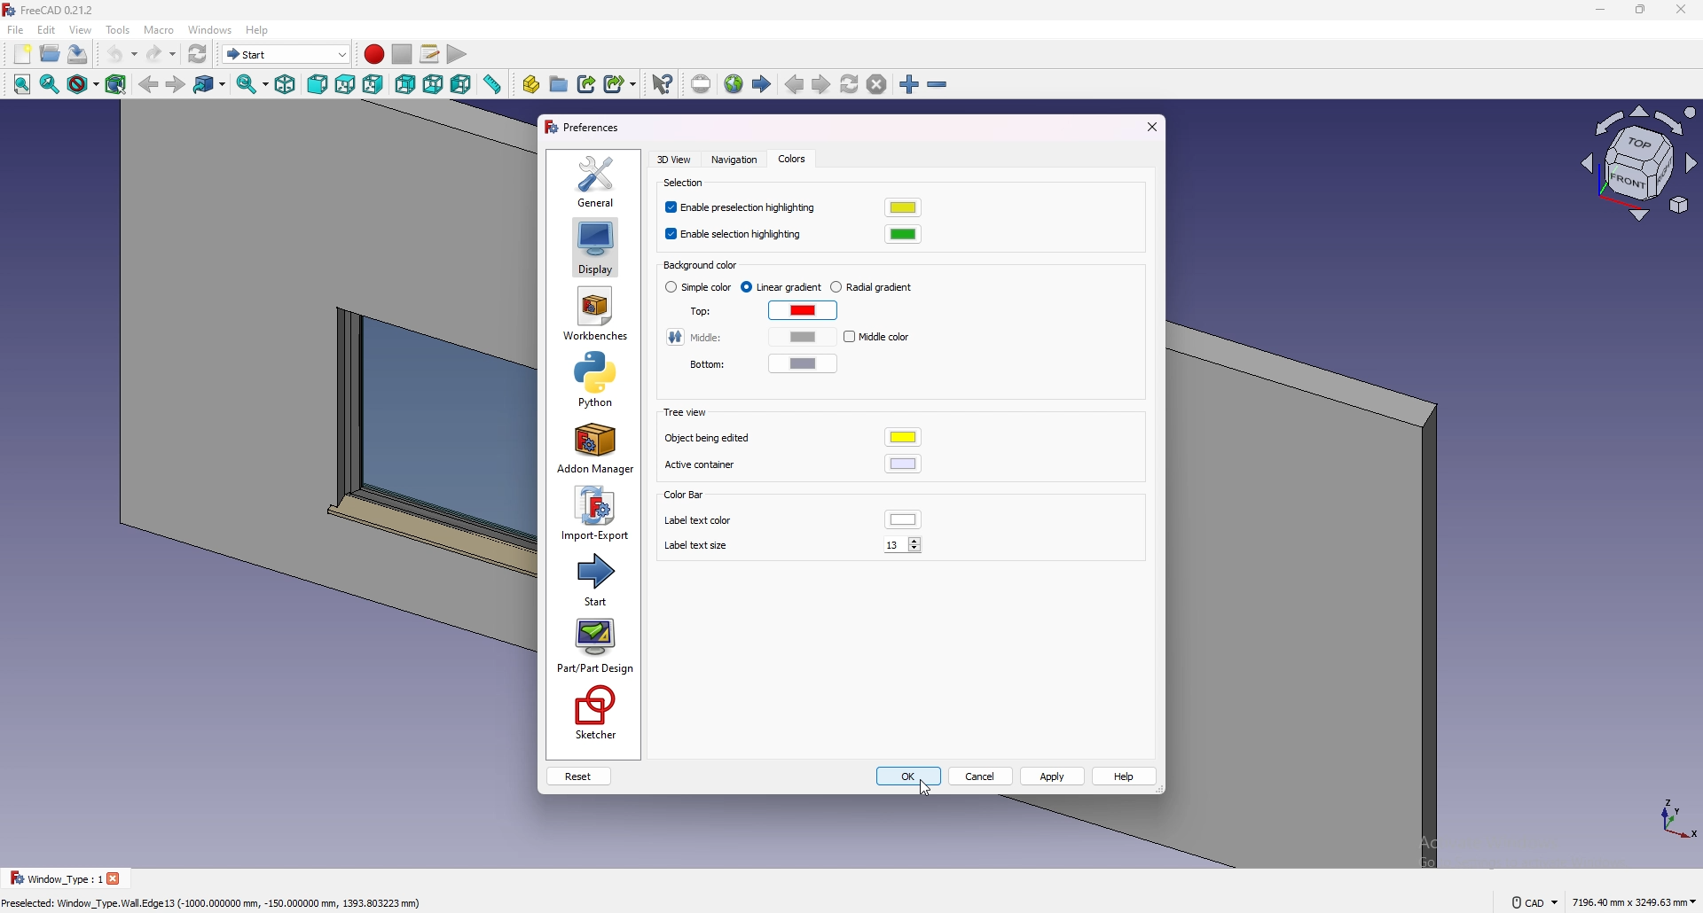 This screenshot has width=1703, height=913. What do you see at coordinates (596, 646) in the screenshot?
I see `part/part design` at bounding box center [596, 646].